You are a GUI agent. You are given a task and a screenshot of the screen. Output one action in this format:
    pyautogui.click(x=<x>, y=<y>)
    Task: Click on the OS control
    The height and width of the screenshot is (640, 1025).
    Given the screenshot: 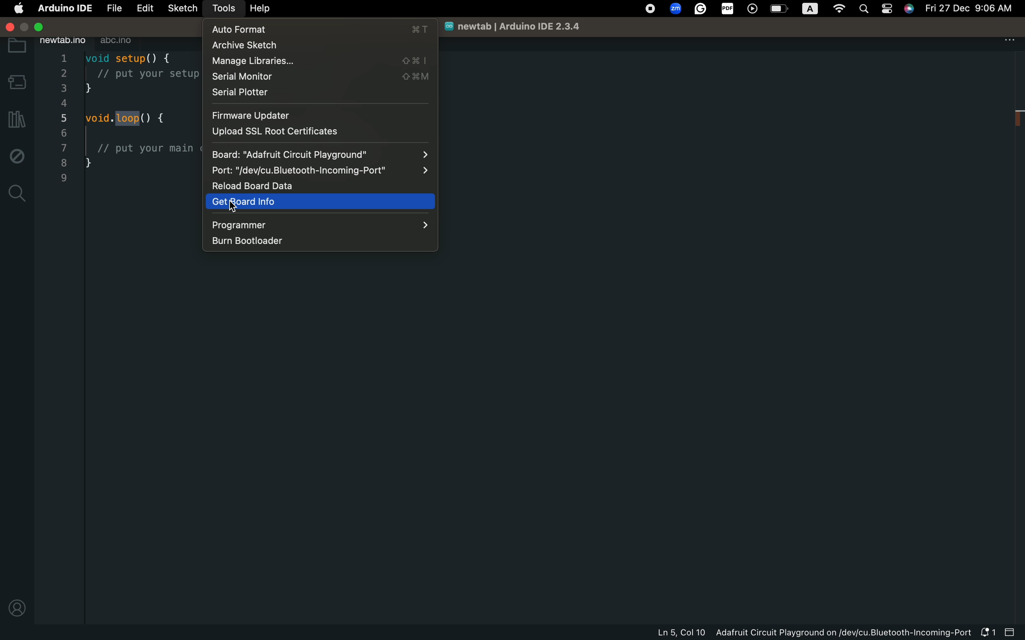 What is the action you would take?
    pyautogui.click(x=654, y=9)
    